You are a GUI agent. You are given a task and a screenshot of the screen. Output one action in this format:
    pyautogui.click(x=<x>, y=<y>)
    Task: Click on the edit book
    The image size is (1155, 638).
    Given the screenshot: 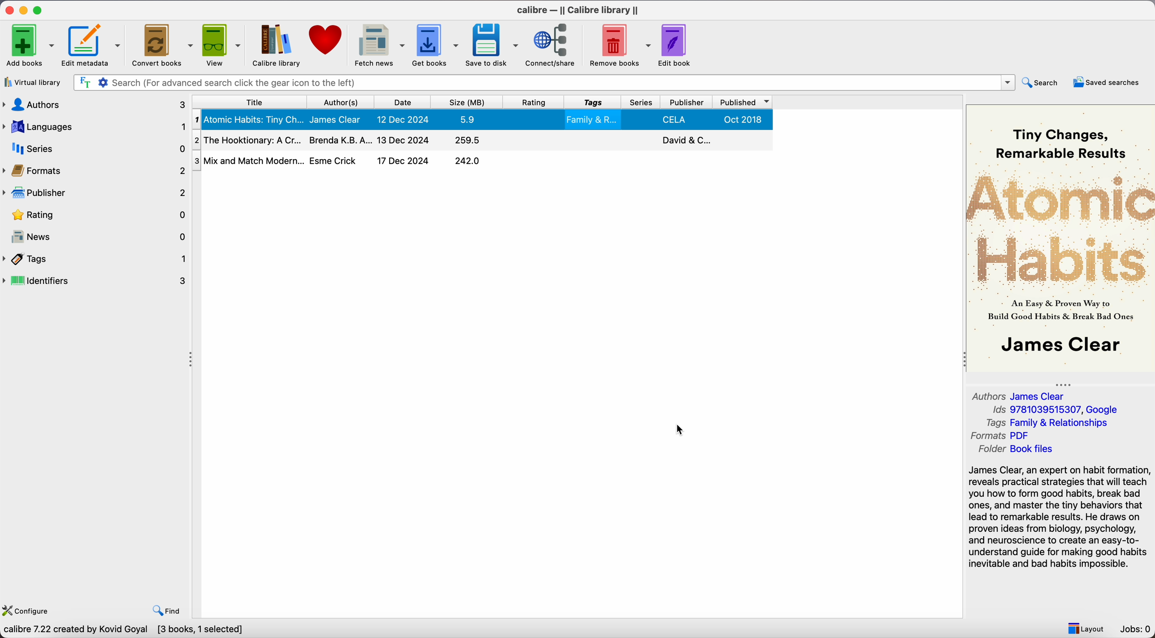 What is the action you would take?
    pyautogui.click(x=677, y=44)
    